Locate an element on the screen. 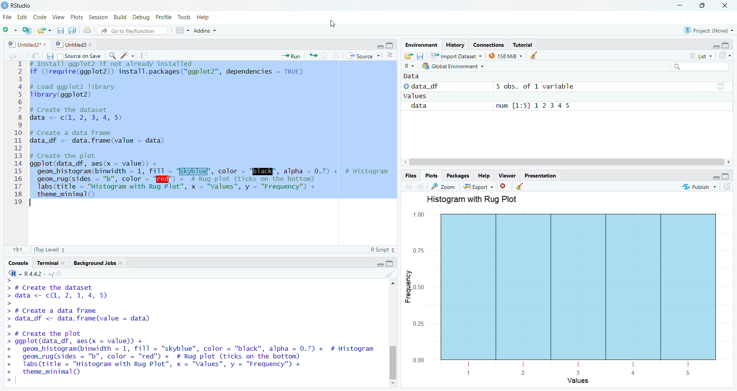  code tools is located at coordinates (126, 53).